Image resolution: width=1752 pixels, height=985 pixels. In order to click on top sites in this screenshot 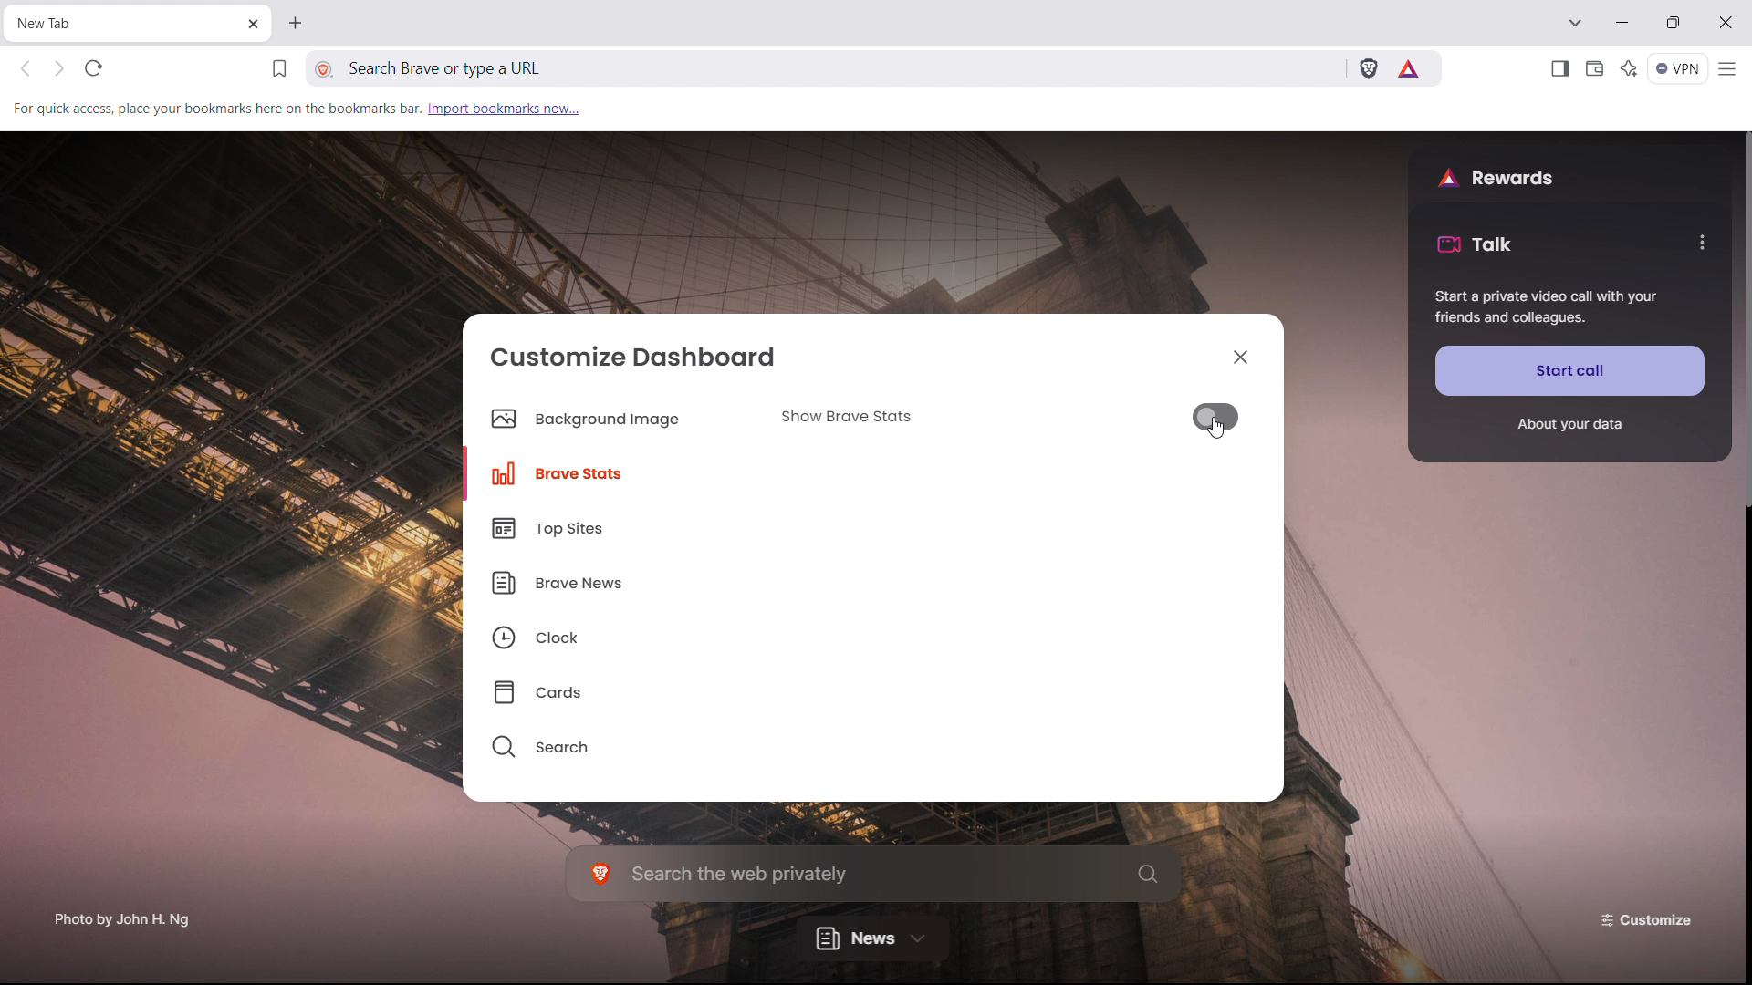, I will do `click(610, 528)`.